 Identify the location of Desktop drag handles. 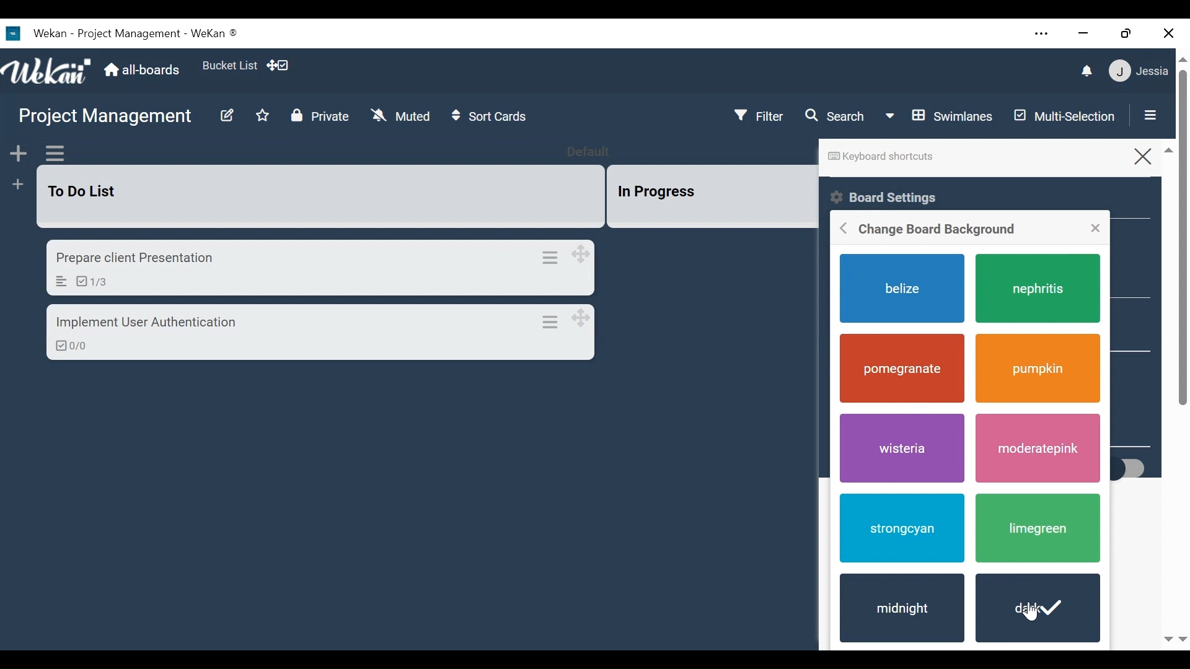
(587, 254).